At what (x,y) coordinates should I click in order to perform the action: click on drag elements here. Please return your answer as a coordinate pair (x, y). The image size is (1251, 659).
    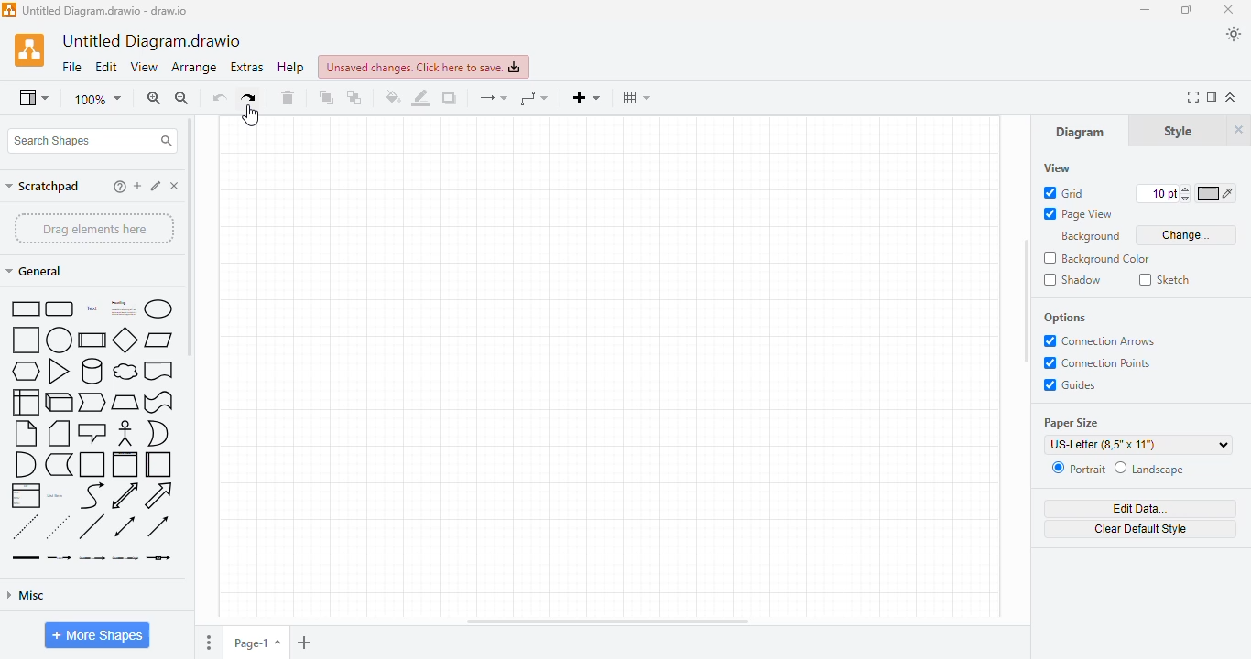
    Looking at the image, I should click on (93, 227).